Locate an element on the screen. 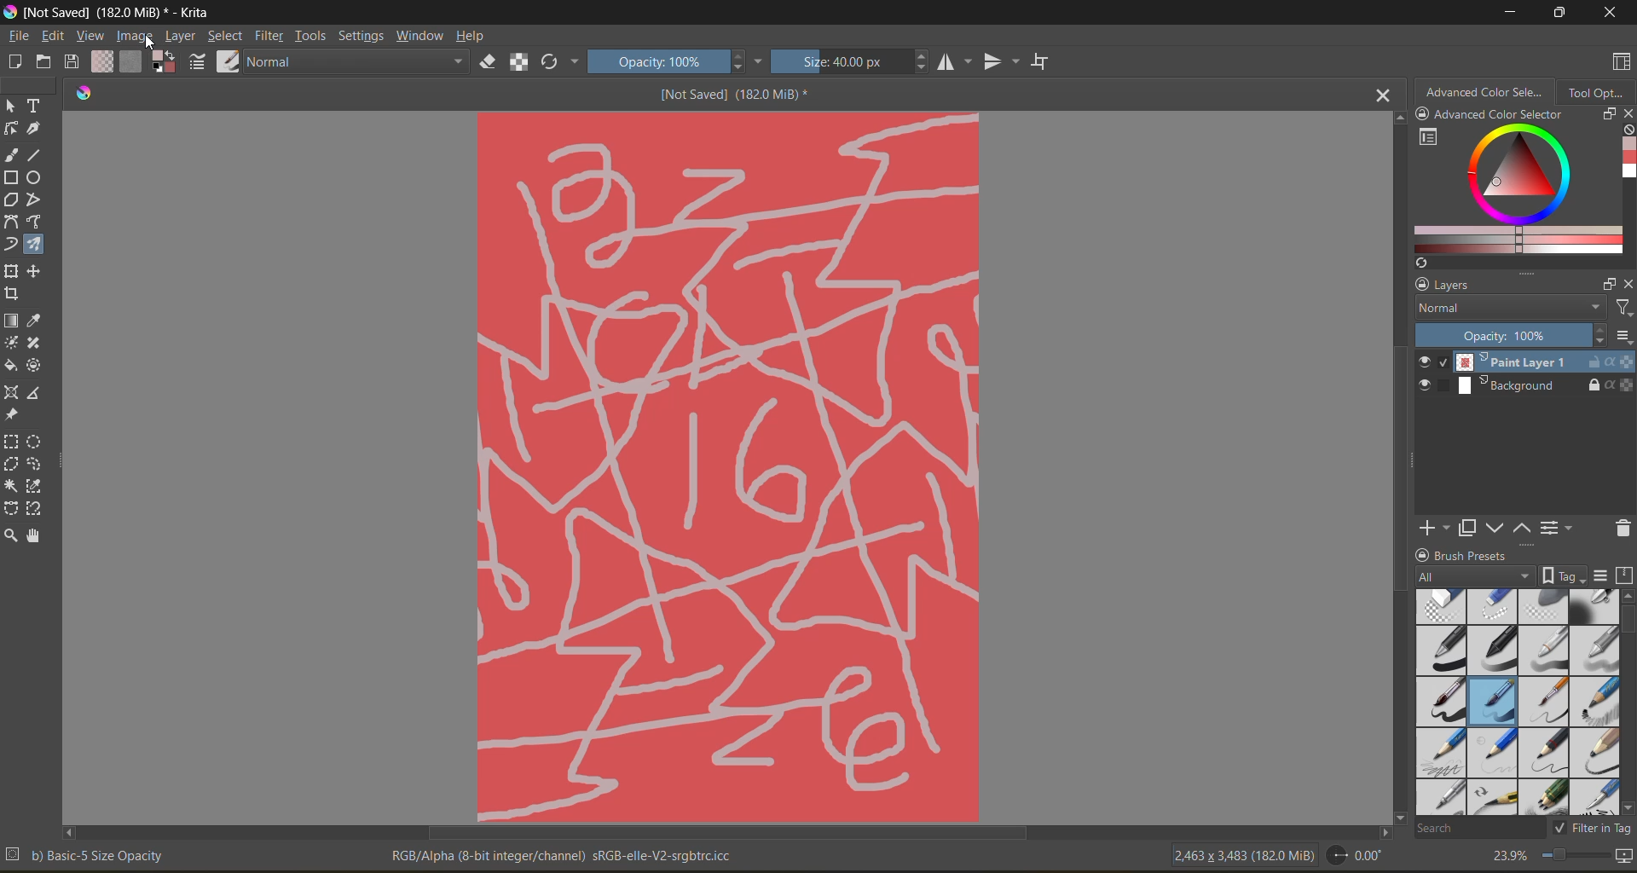 The width and height of the screenshot is (1637, 873). add is located at coordinates (1431, 526).